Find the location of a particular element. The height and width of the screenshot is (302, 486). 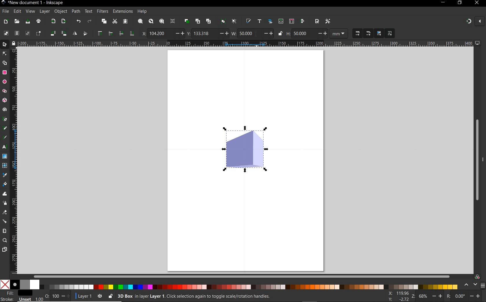

help is located at coordinates (143, 11).